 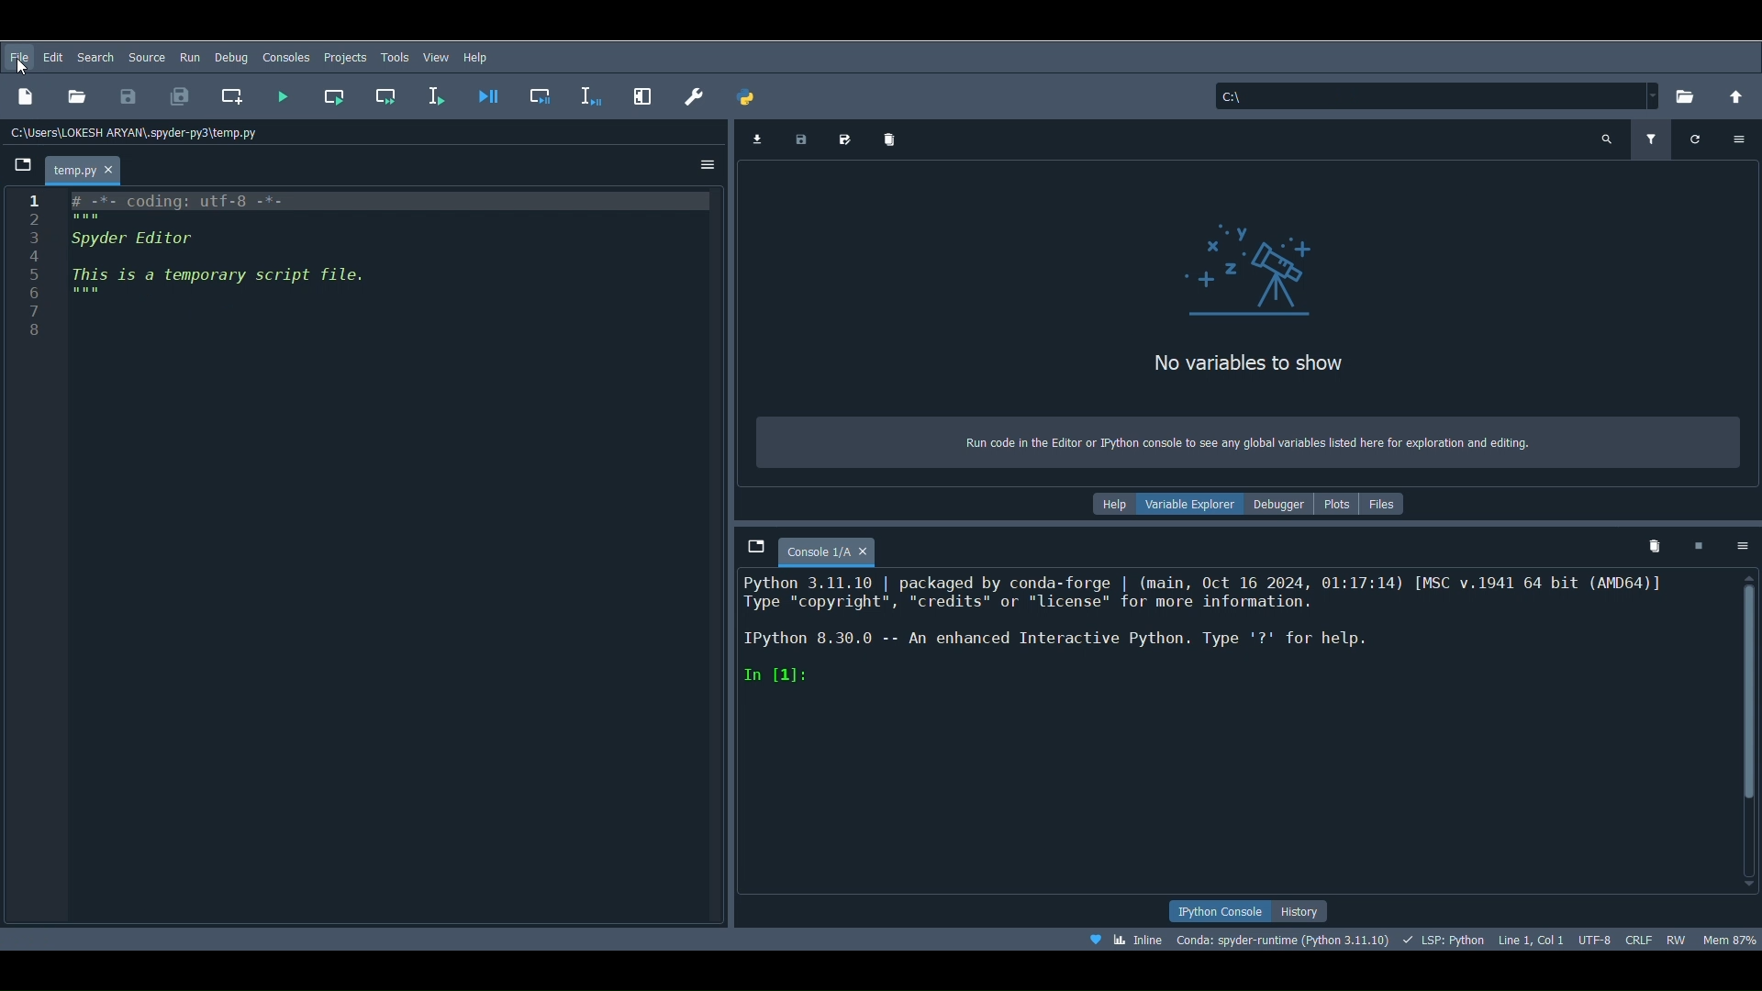 What do you see at coordinates (147, 58) in the screenshot?
I see `Search` at bounding box center [147, 58].